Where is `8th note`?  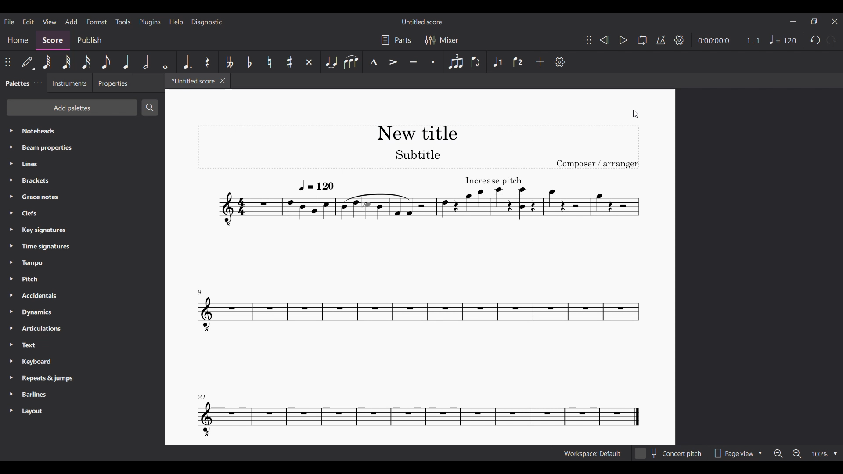 8th note is located at coordinates (105, 62).